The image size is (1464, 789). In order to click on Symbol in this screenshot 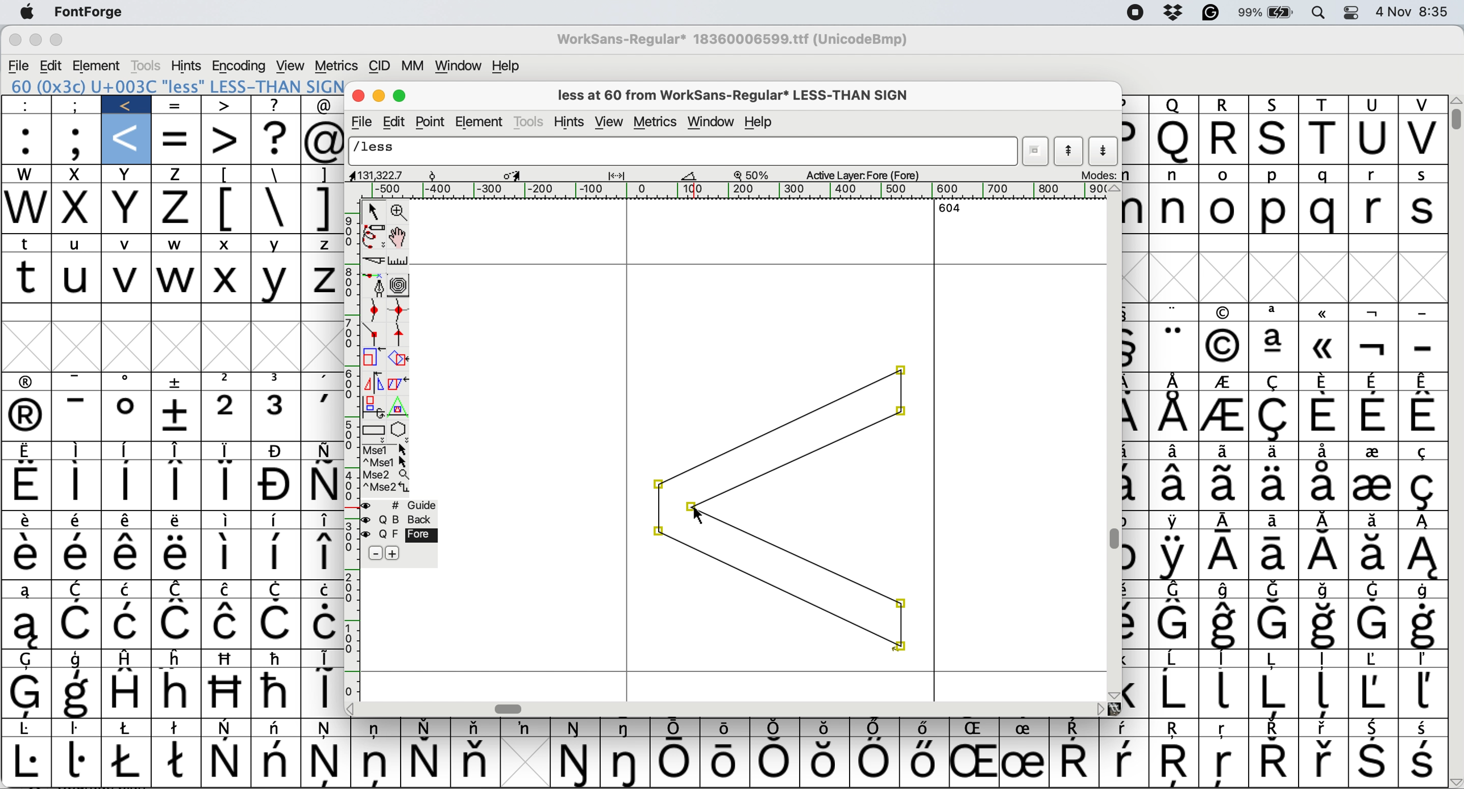, I will do `click(1225, 417)`.